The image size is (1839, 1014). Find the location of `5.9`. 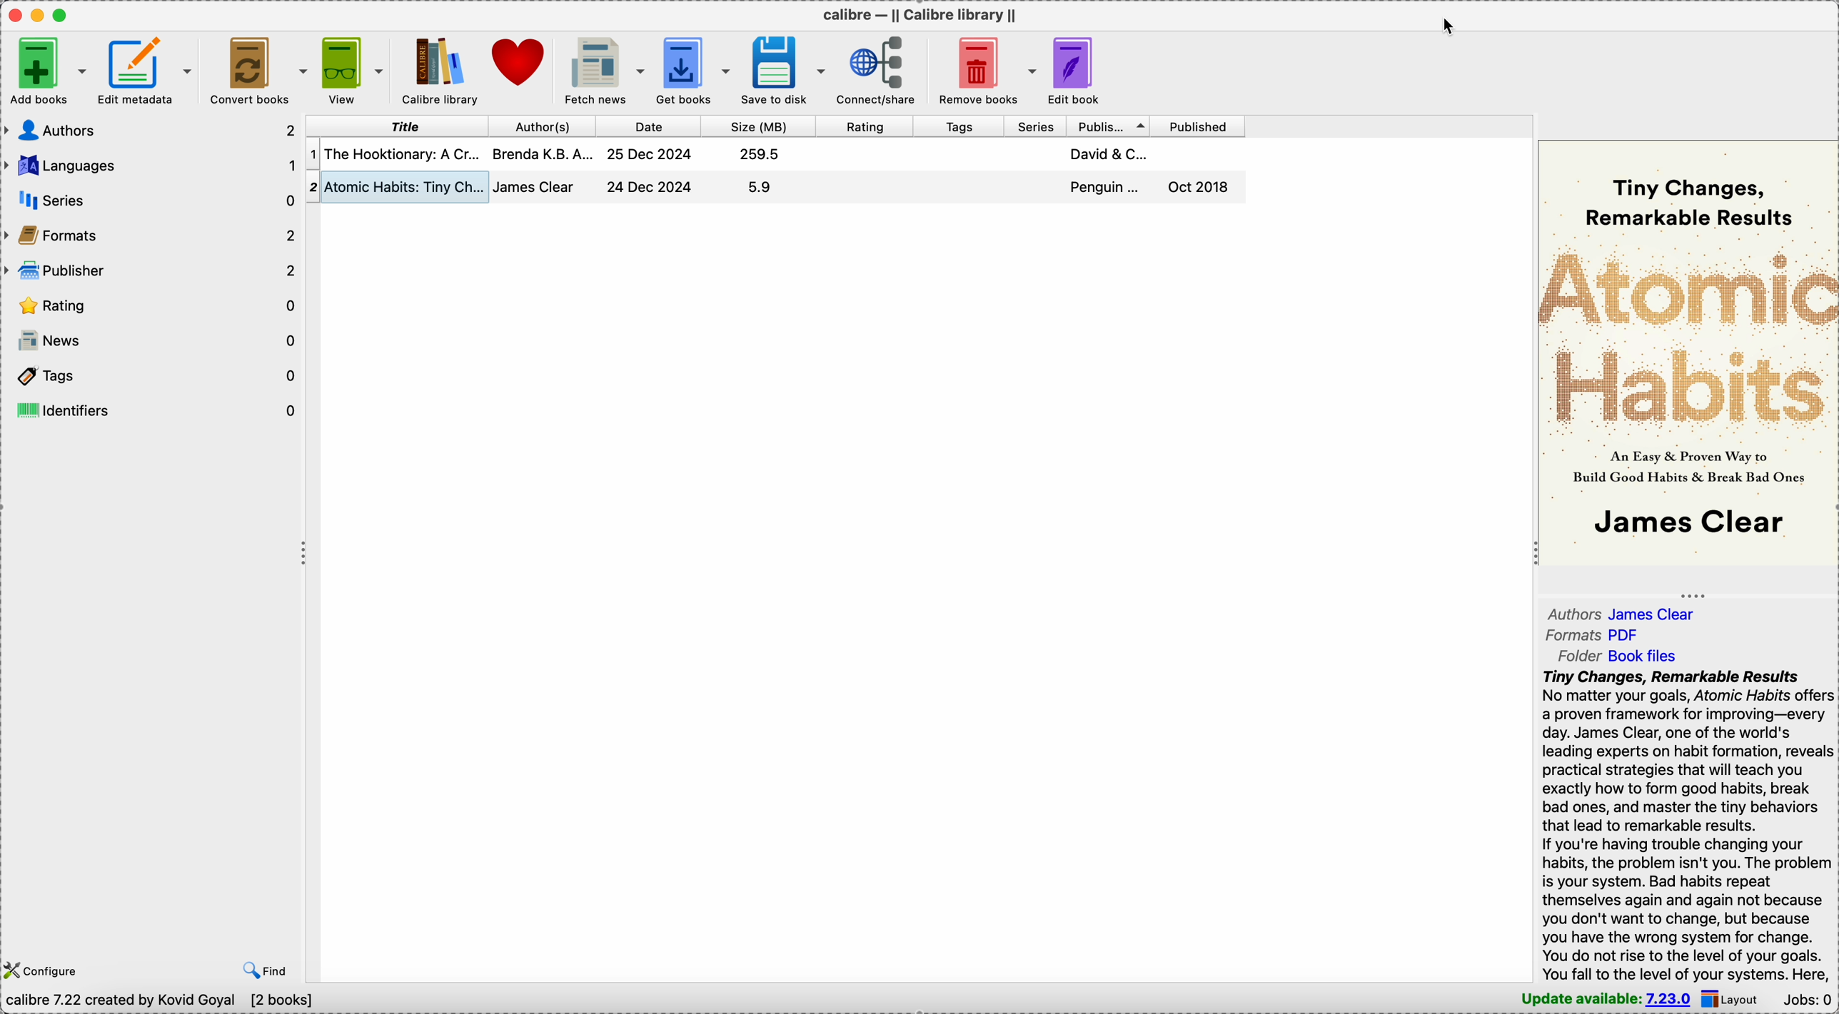

5.9 is located at coordinates (761, 188).